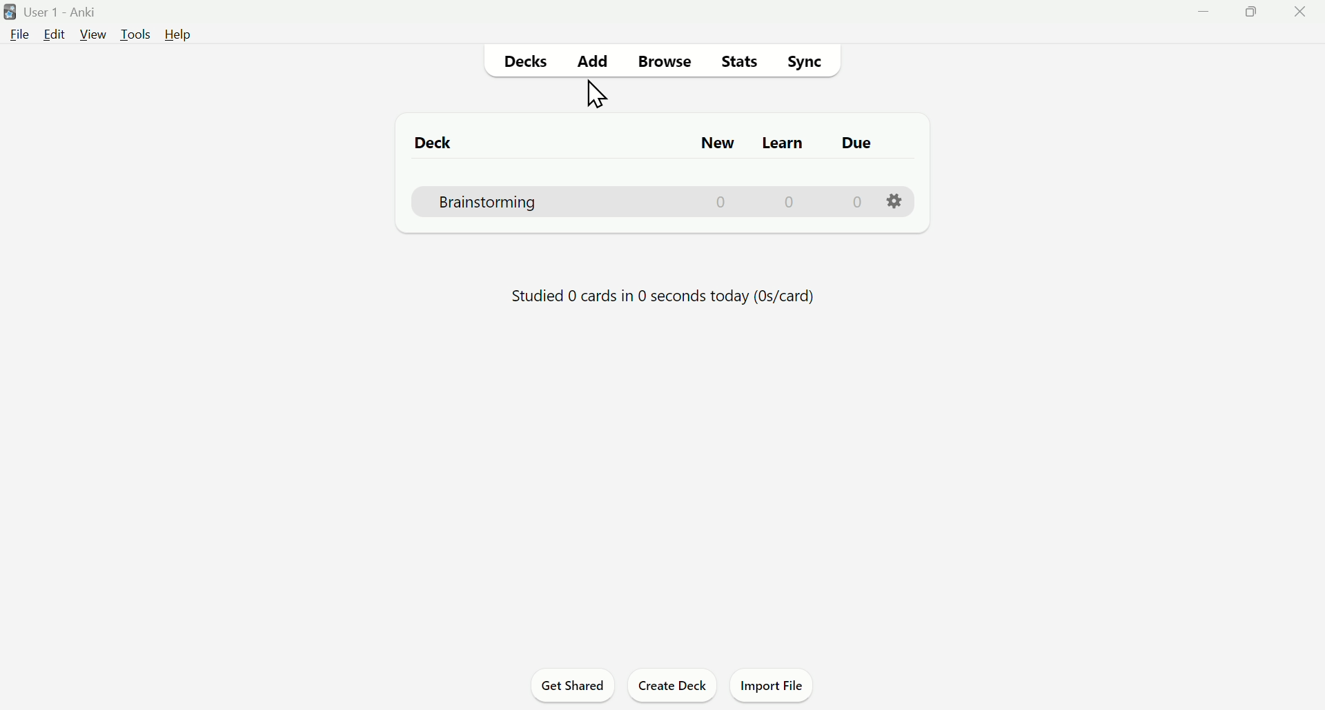 This screenshot has width=1325, height=710. I want to click on User 1 - Anki, so click(52, 10).